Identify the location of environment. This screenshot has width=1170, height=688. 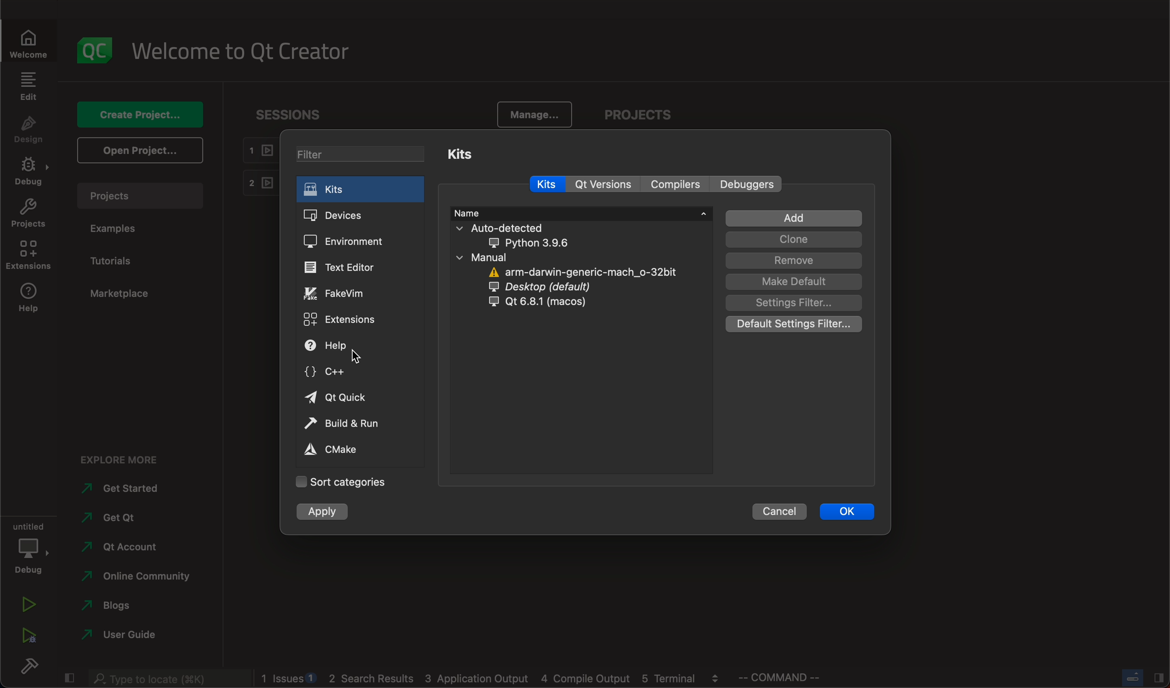
(353, 241).